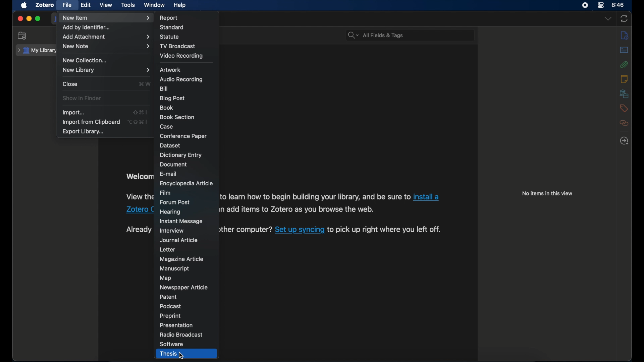  Describe the element at coordinates (177, 325) in the screenshot. I see `presentation` at that location.